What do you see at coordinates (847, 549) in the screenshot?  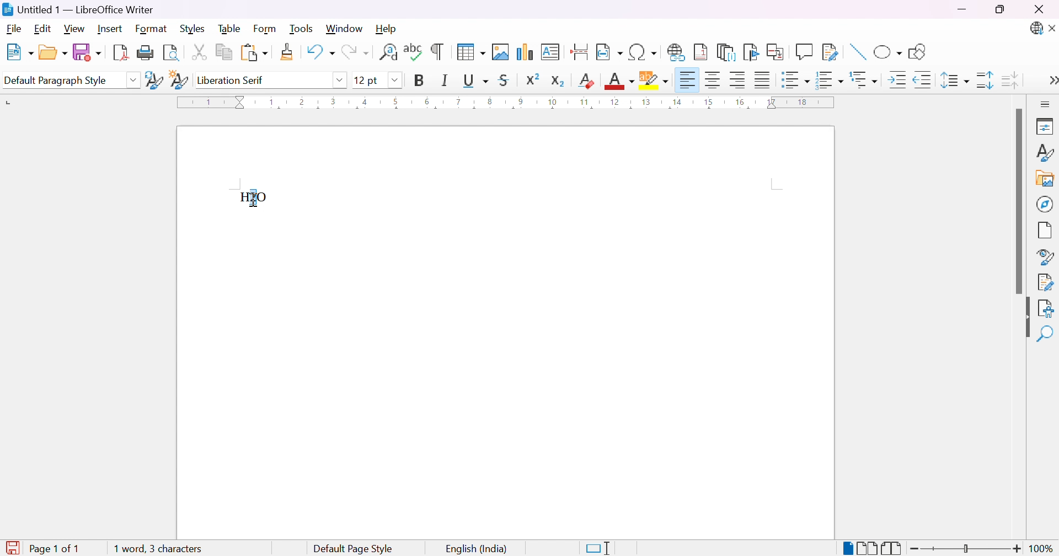 I see `Single-page break` at bounding box center [847, 549].